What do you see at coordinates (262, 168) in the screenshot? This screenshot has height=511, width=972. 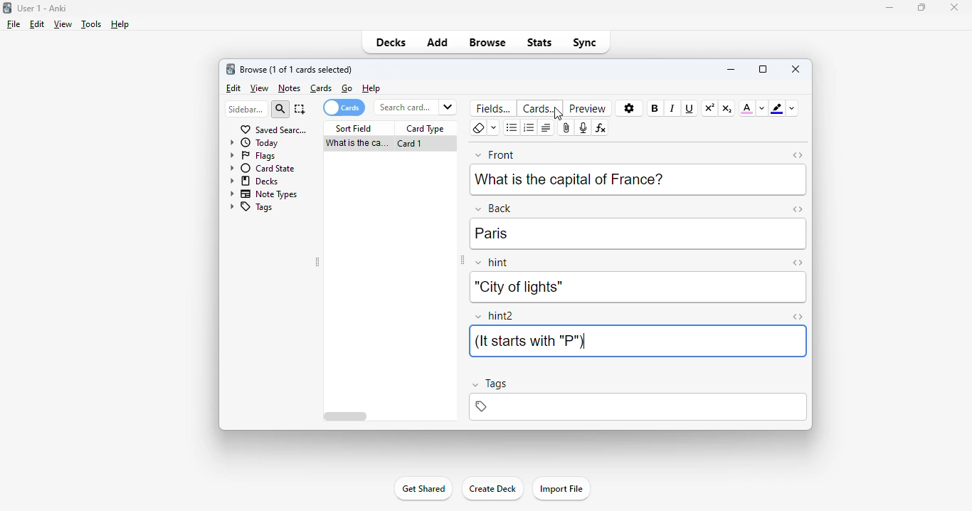 I see `card state` at bounding box center [262, 168].